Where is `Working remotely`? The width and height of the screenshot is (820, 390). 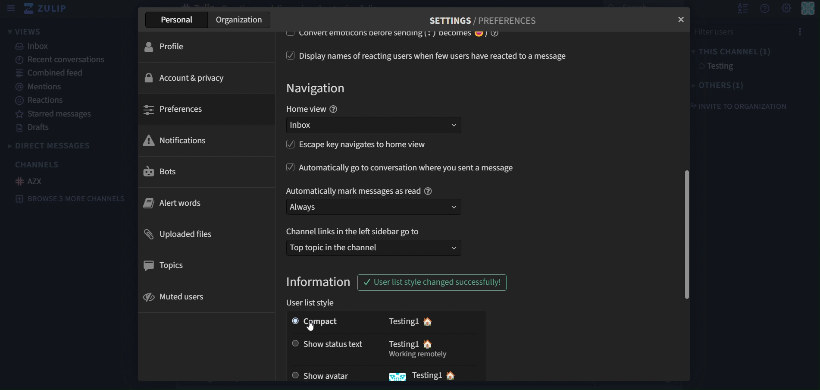
Working remotely is located at coordinates (419, 356).